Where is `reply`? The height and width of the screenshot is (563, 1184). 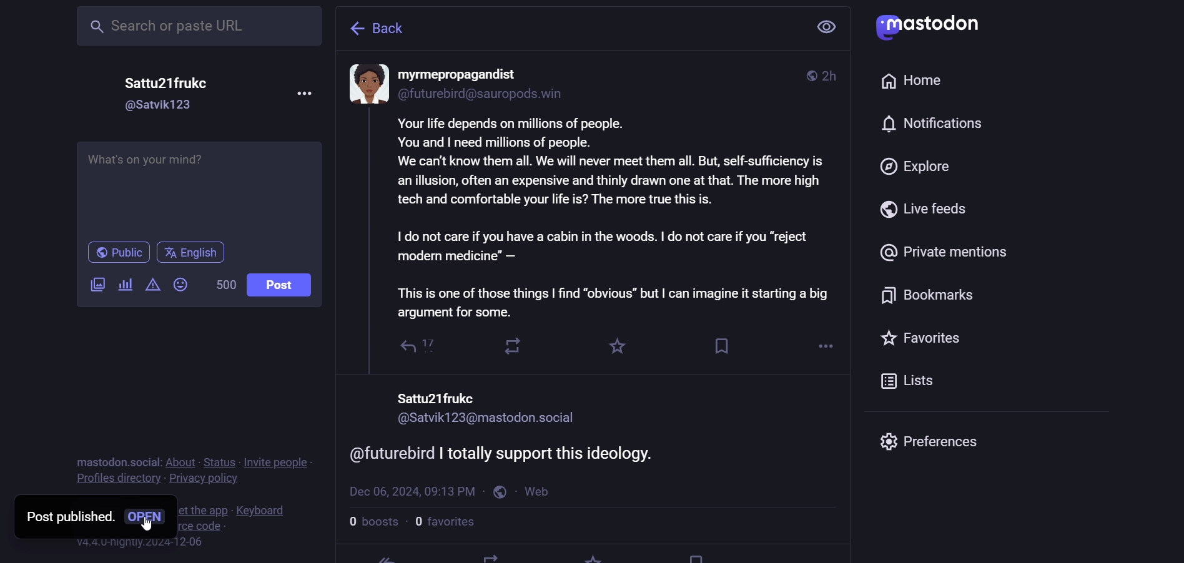 reply is located at coordinates (392, 556).